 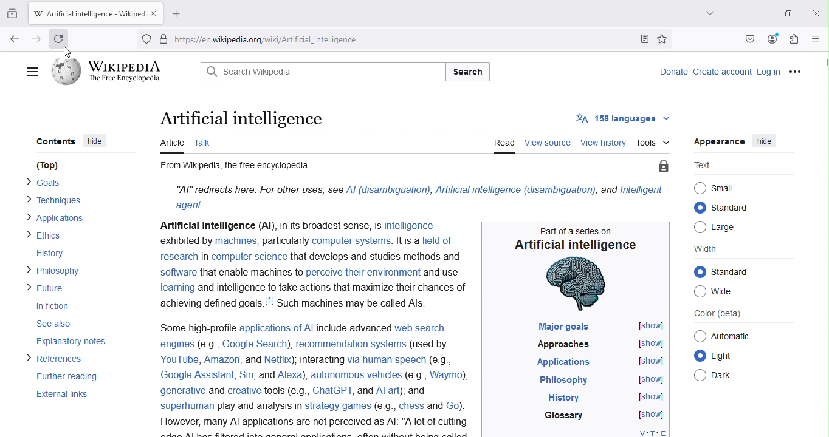 I want to click on Text, so click(x=704, y=166).